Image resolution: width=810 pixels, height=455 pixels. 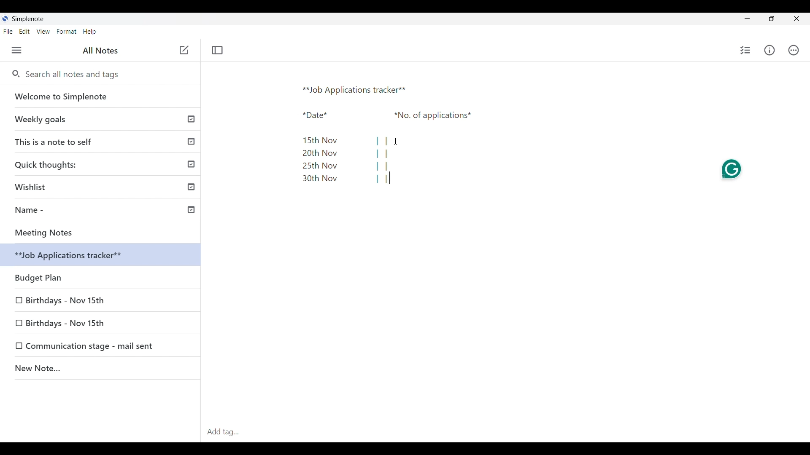 What do you see at coordinates (505, 432) in the screenshot?
I see `Click to type in tag` at bounding box center [505, 432].